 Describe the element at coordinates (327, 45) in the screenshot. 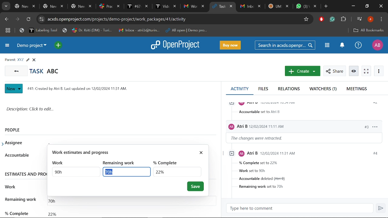

I see `Modules` at that location.